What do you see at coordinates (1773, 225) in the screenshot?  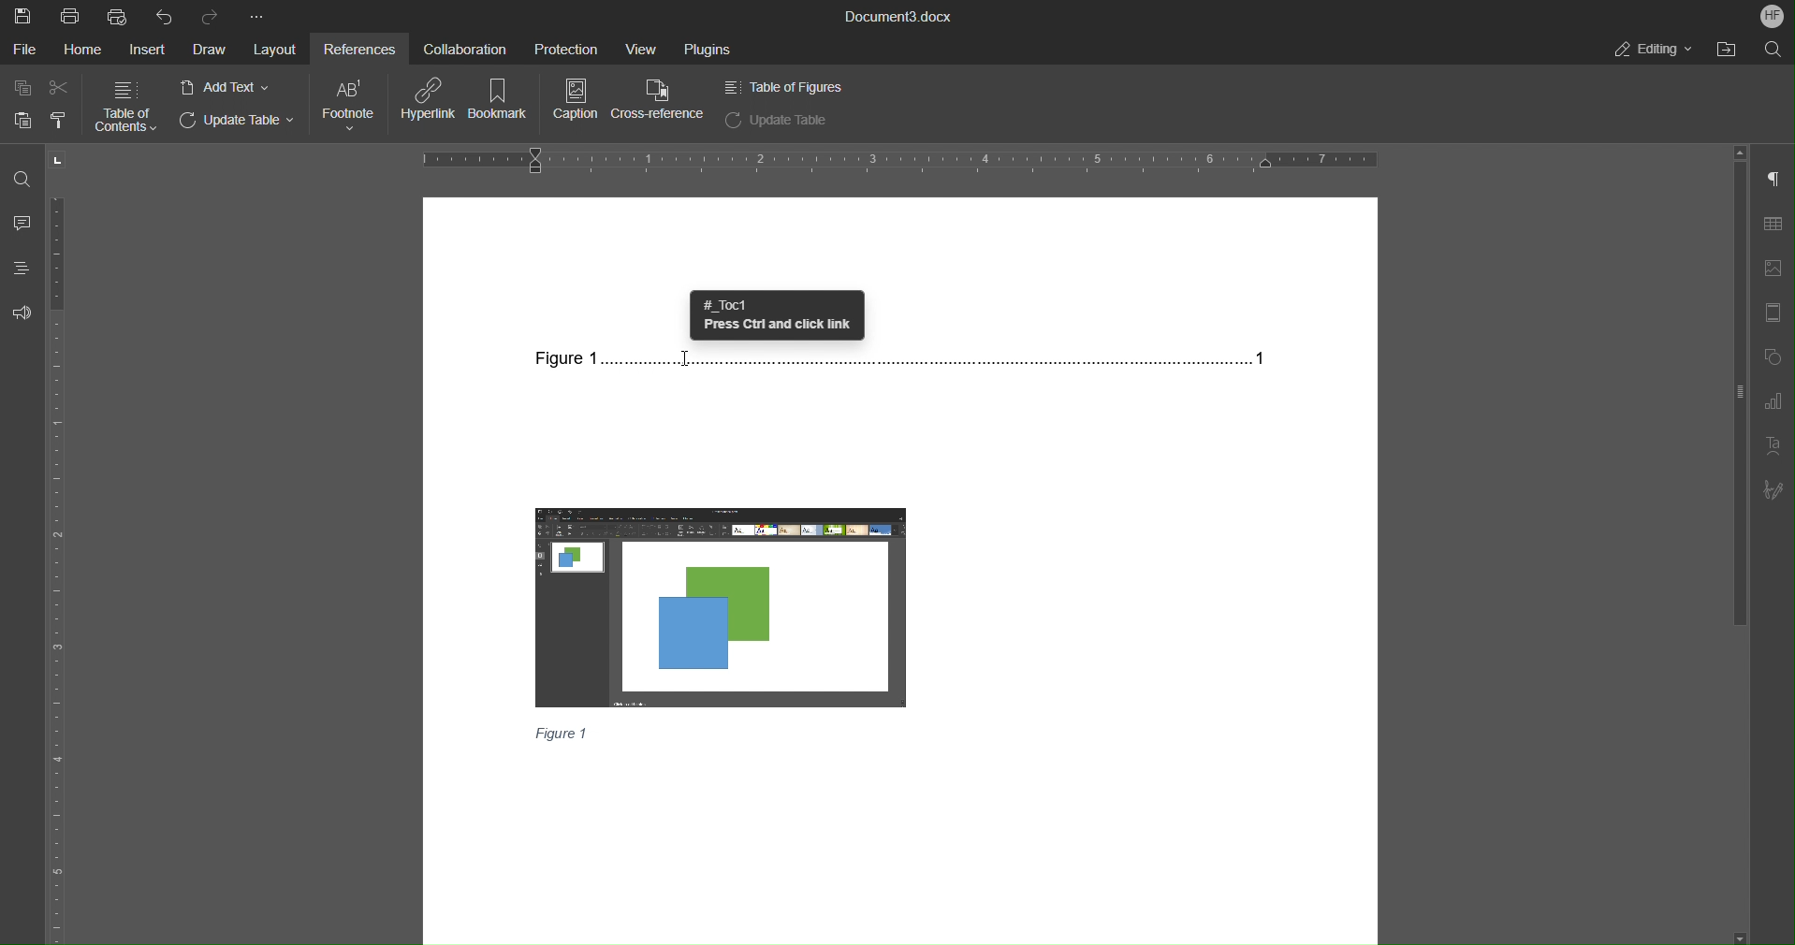 I see `Table Settings` at bounding box center [1773, 225].